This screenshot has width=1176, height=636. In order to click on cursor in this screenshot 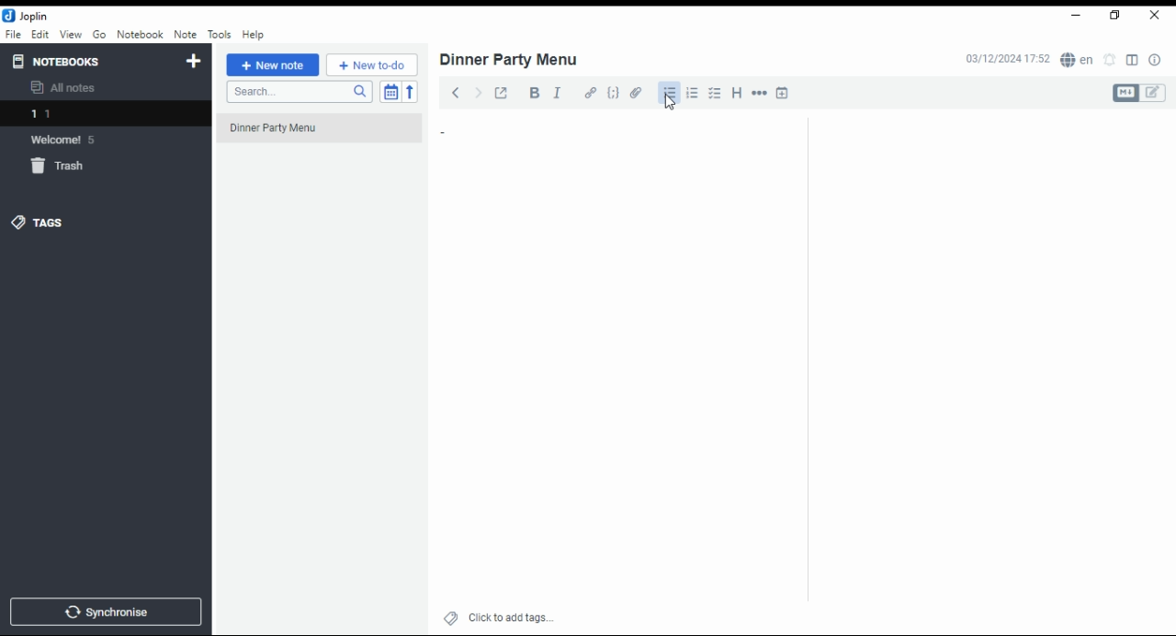, I will do `click(670, 105)`.